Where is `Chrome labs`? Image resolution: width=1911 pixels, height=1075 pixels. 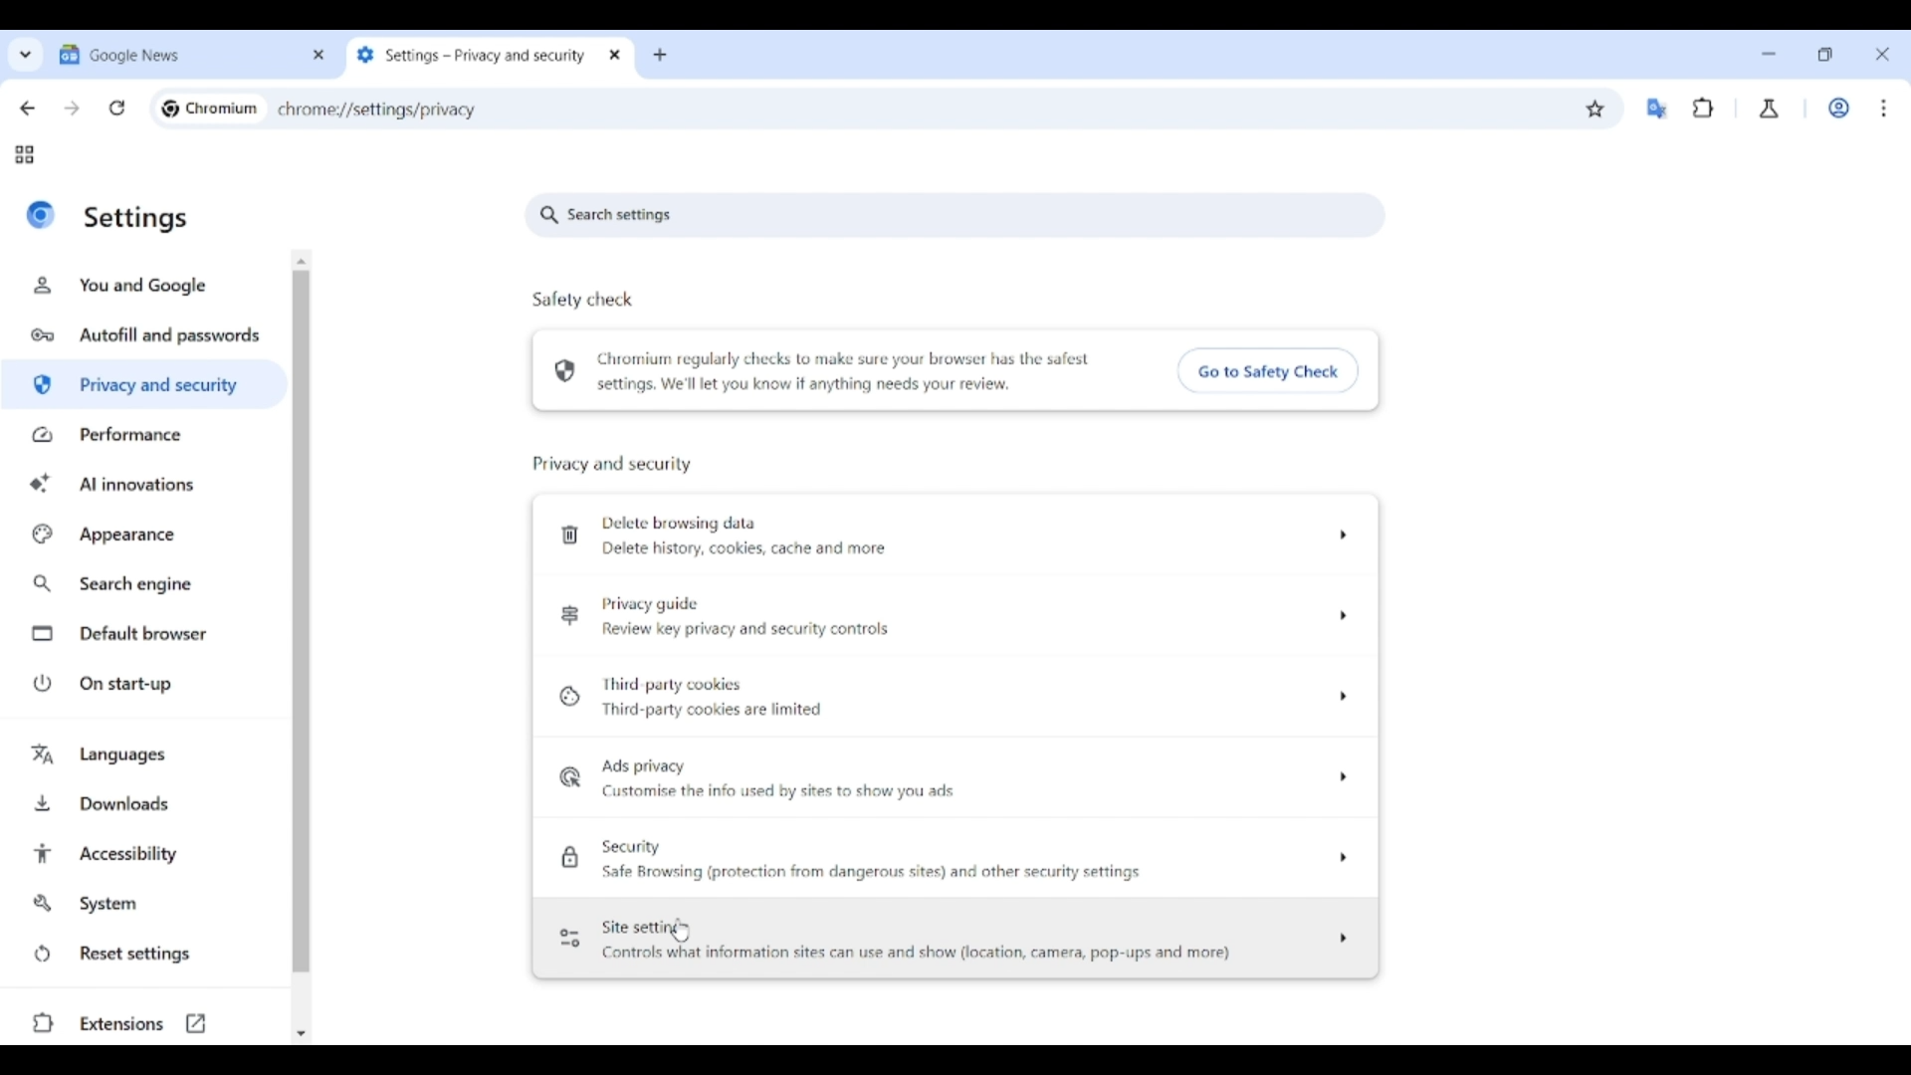 Chrome labs is located at coordinates (1770, 108).